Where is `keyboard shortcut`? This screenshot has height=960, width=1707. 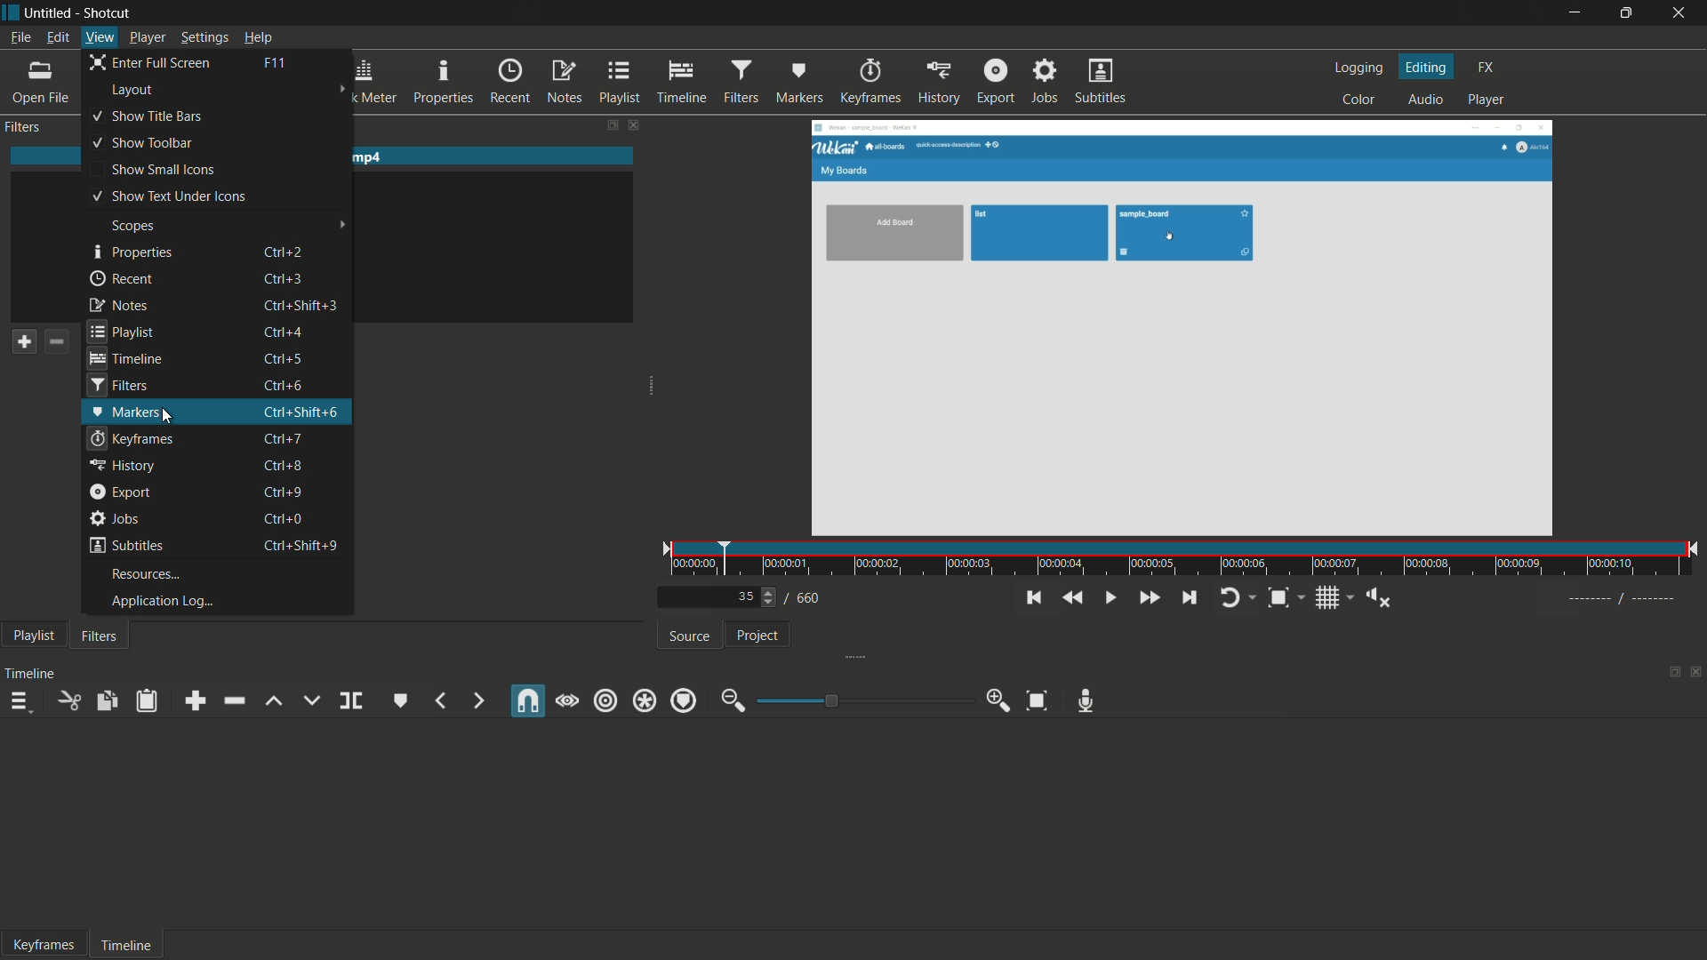 keyboard shortcut is located at coordinates (287, 279).